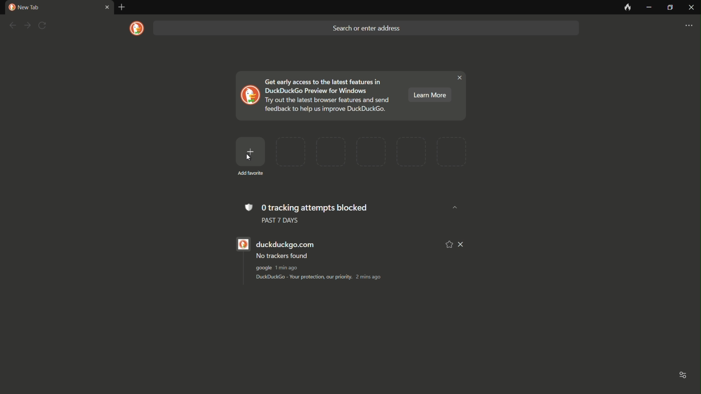 The width and height of the screenshot is (701, 394). What do you see at coordinates (691, 8) in the screenshot?
I see `close app` at bounding box center [691, 8].